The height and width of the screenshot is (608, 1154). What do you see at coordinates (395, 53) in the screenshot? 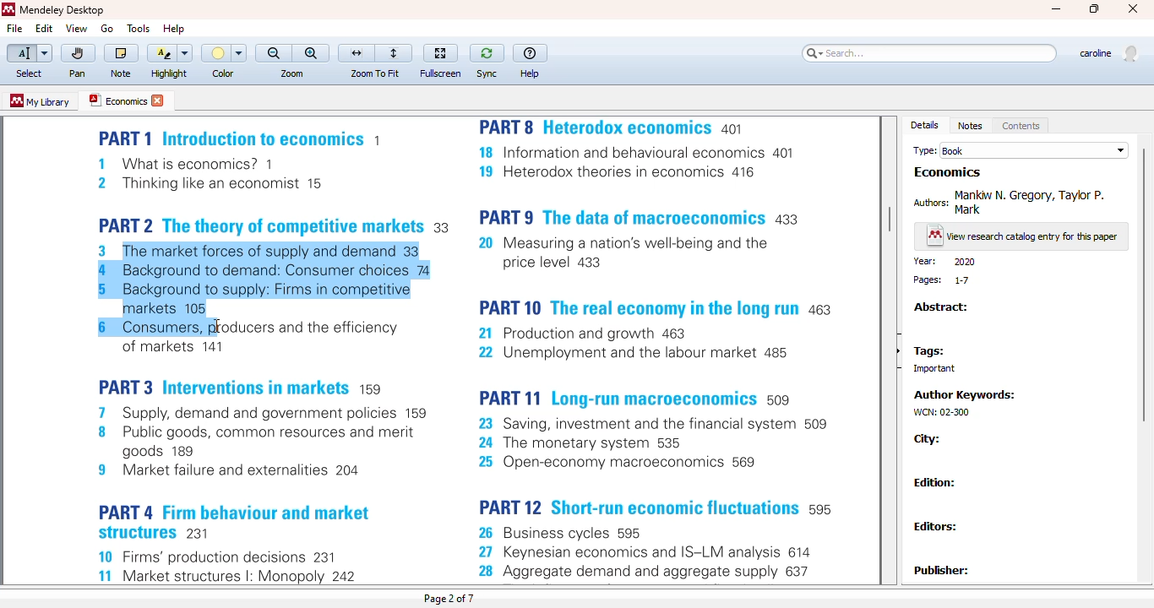
I see `fit to page` at bounding box center [395, 53].